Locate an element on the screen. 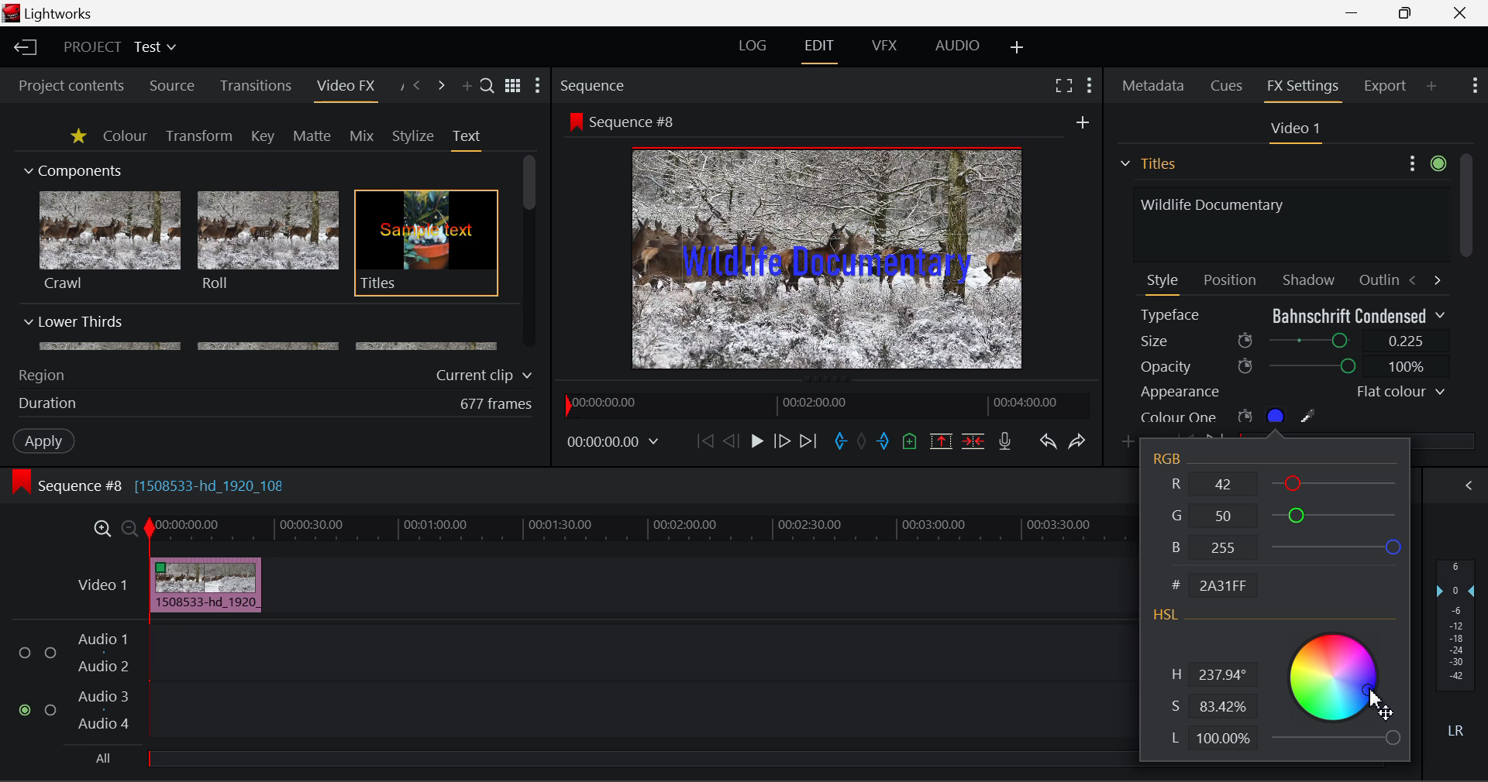 This screenshot has height=782, width=1488. H is located at coordinates (1212, 676).